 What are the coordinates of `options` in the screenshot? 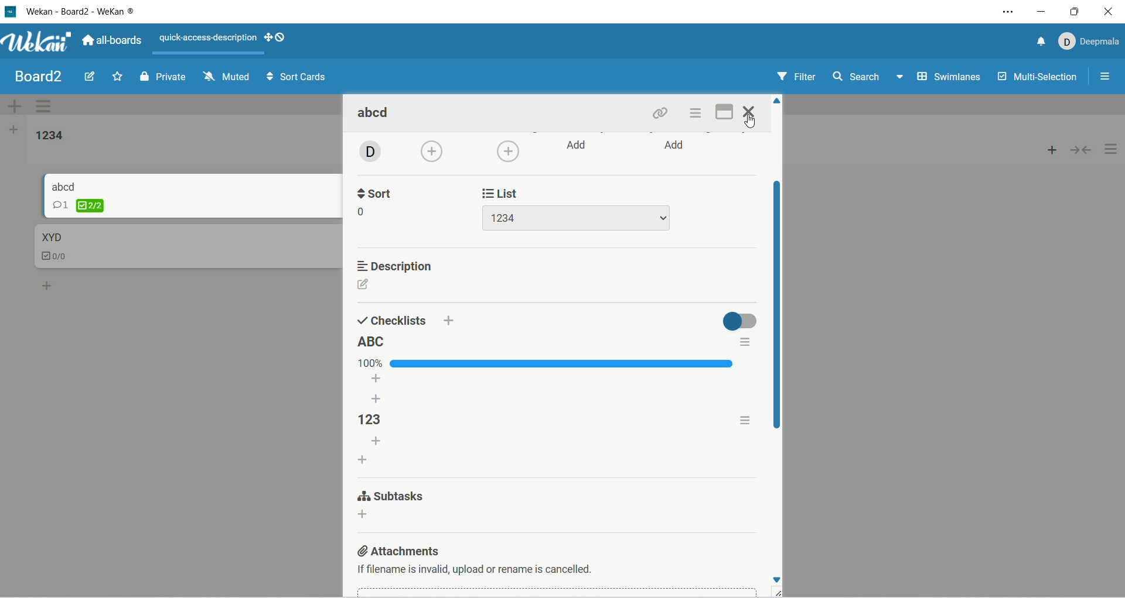 It's located at (1113, 150).